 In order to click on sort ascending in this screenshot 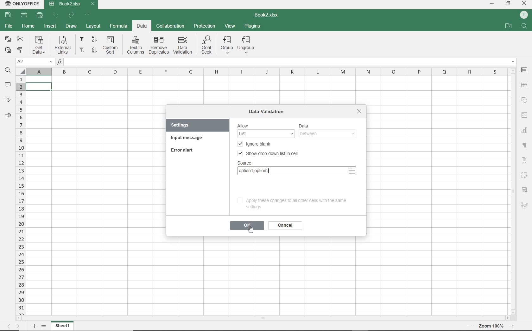, I will do `click(95, 39)`.